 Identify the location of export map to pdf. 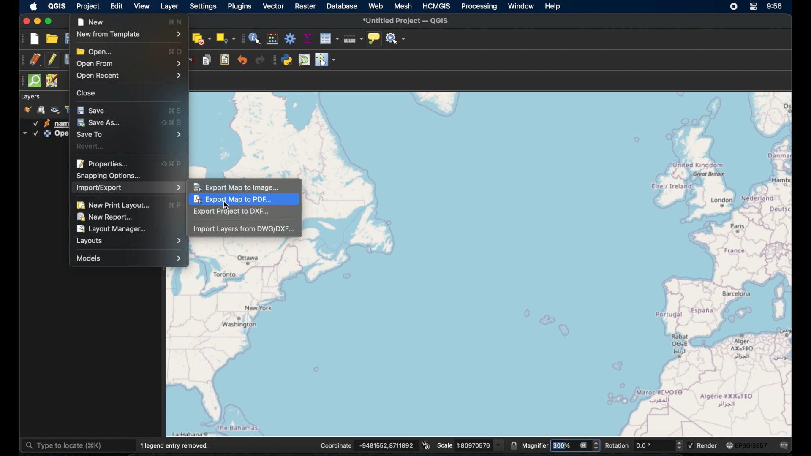
(236, 201).